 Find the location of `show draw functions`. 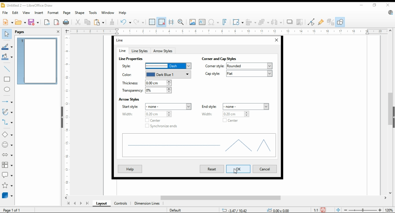

show draw functions is located at coordinates (339, 22).